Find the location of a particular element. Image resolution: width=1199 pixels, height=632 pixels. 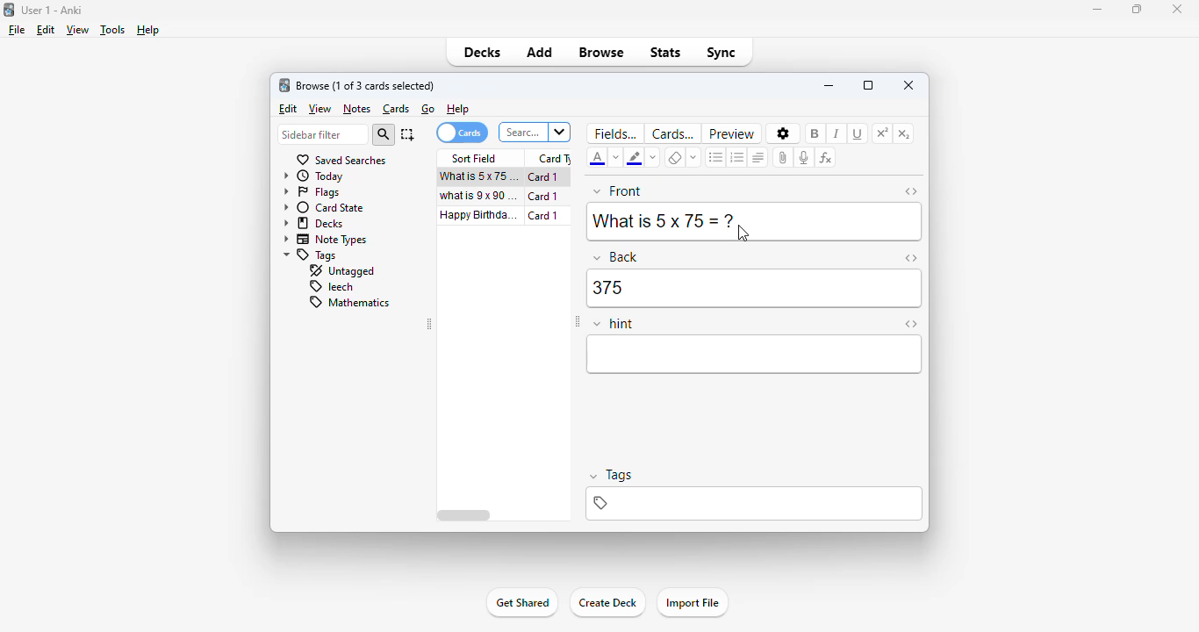

minimize is located at coordinates (829, 86).